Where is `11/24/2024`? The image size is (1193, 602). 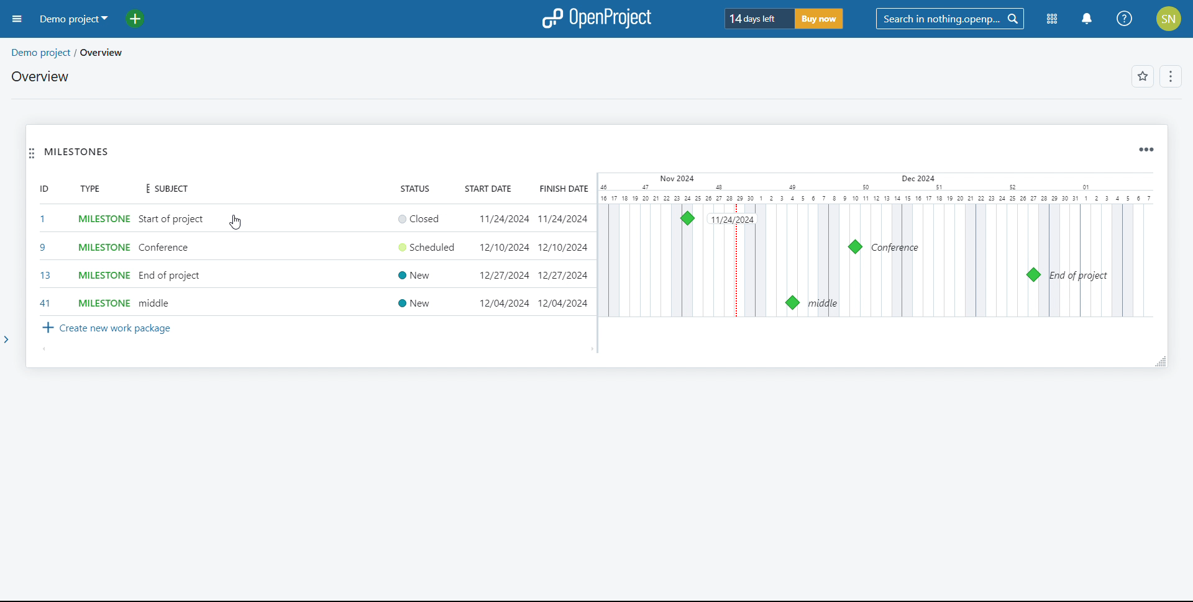
11/24/2024 is located at coordinates (503, 217).